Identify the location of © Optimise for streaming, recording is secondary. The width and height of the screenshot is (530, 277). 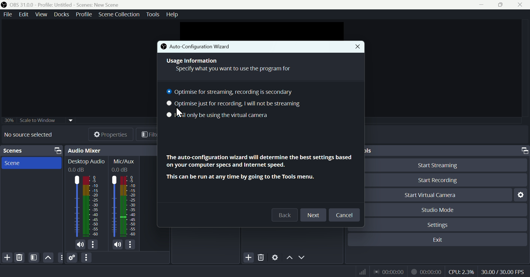
(233, 92).